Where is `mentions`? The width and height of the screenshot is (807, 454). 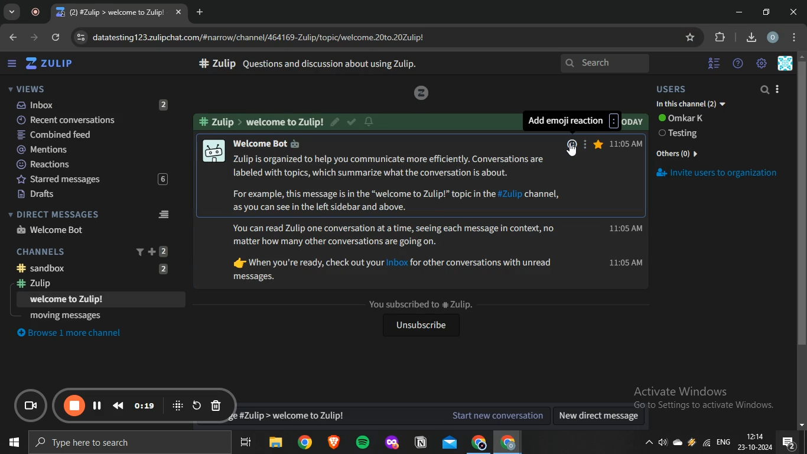 mentions is located at coordinates (92, 150).